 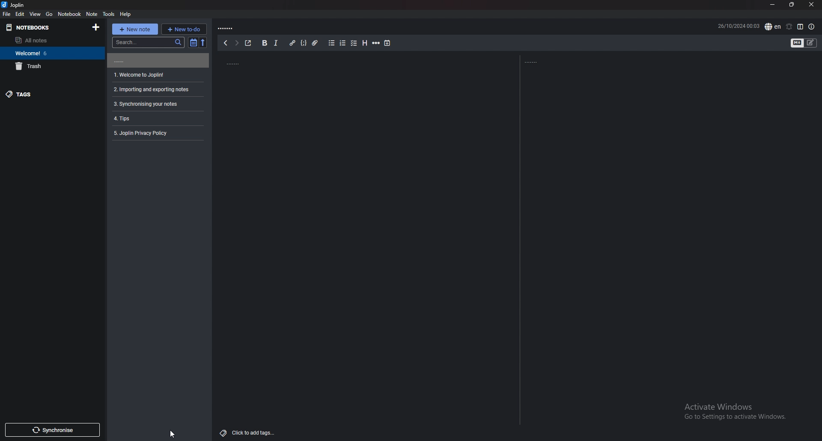 I want to click on tags, so click(x=48, y=95).